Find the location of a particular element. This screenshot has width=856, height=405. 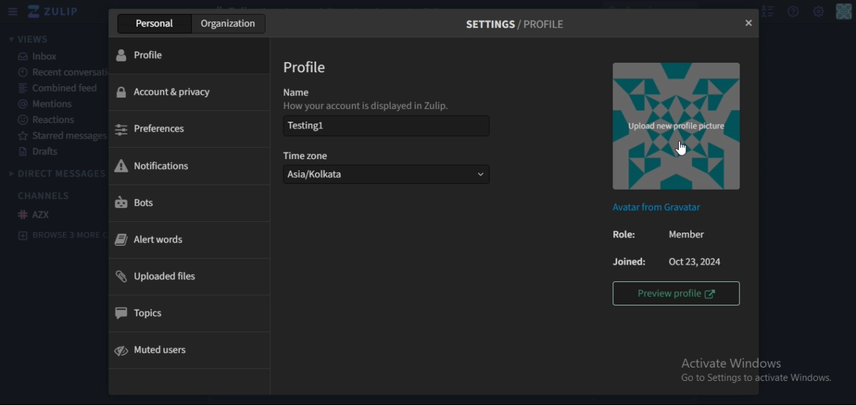

preferences is located at coordinates (150, 130).